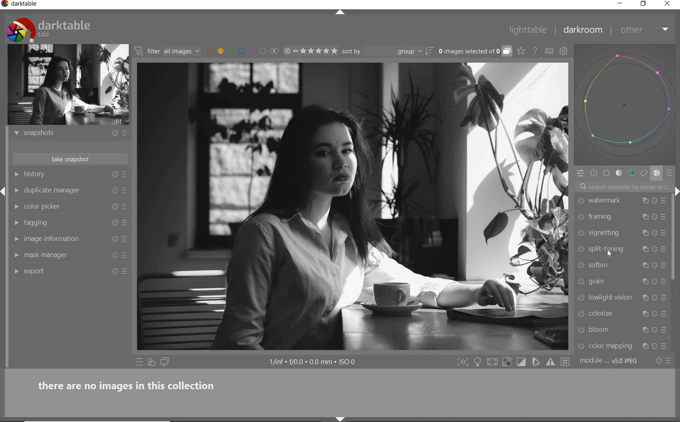  Describe the element at coordinates (609, 361) in the screenshot. I see `module...V5.0 JPEG` at that location.